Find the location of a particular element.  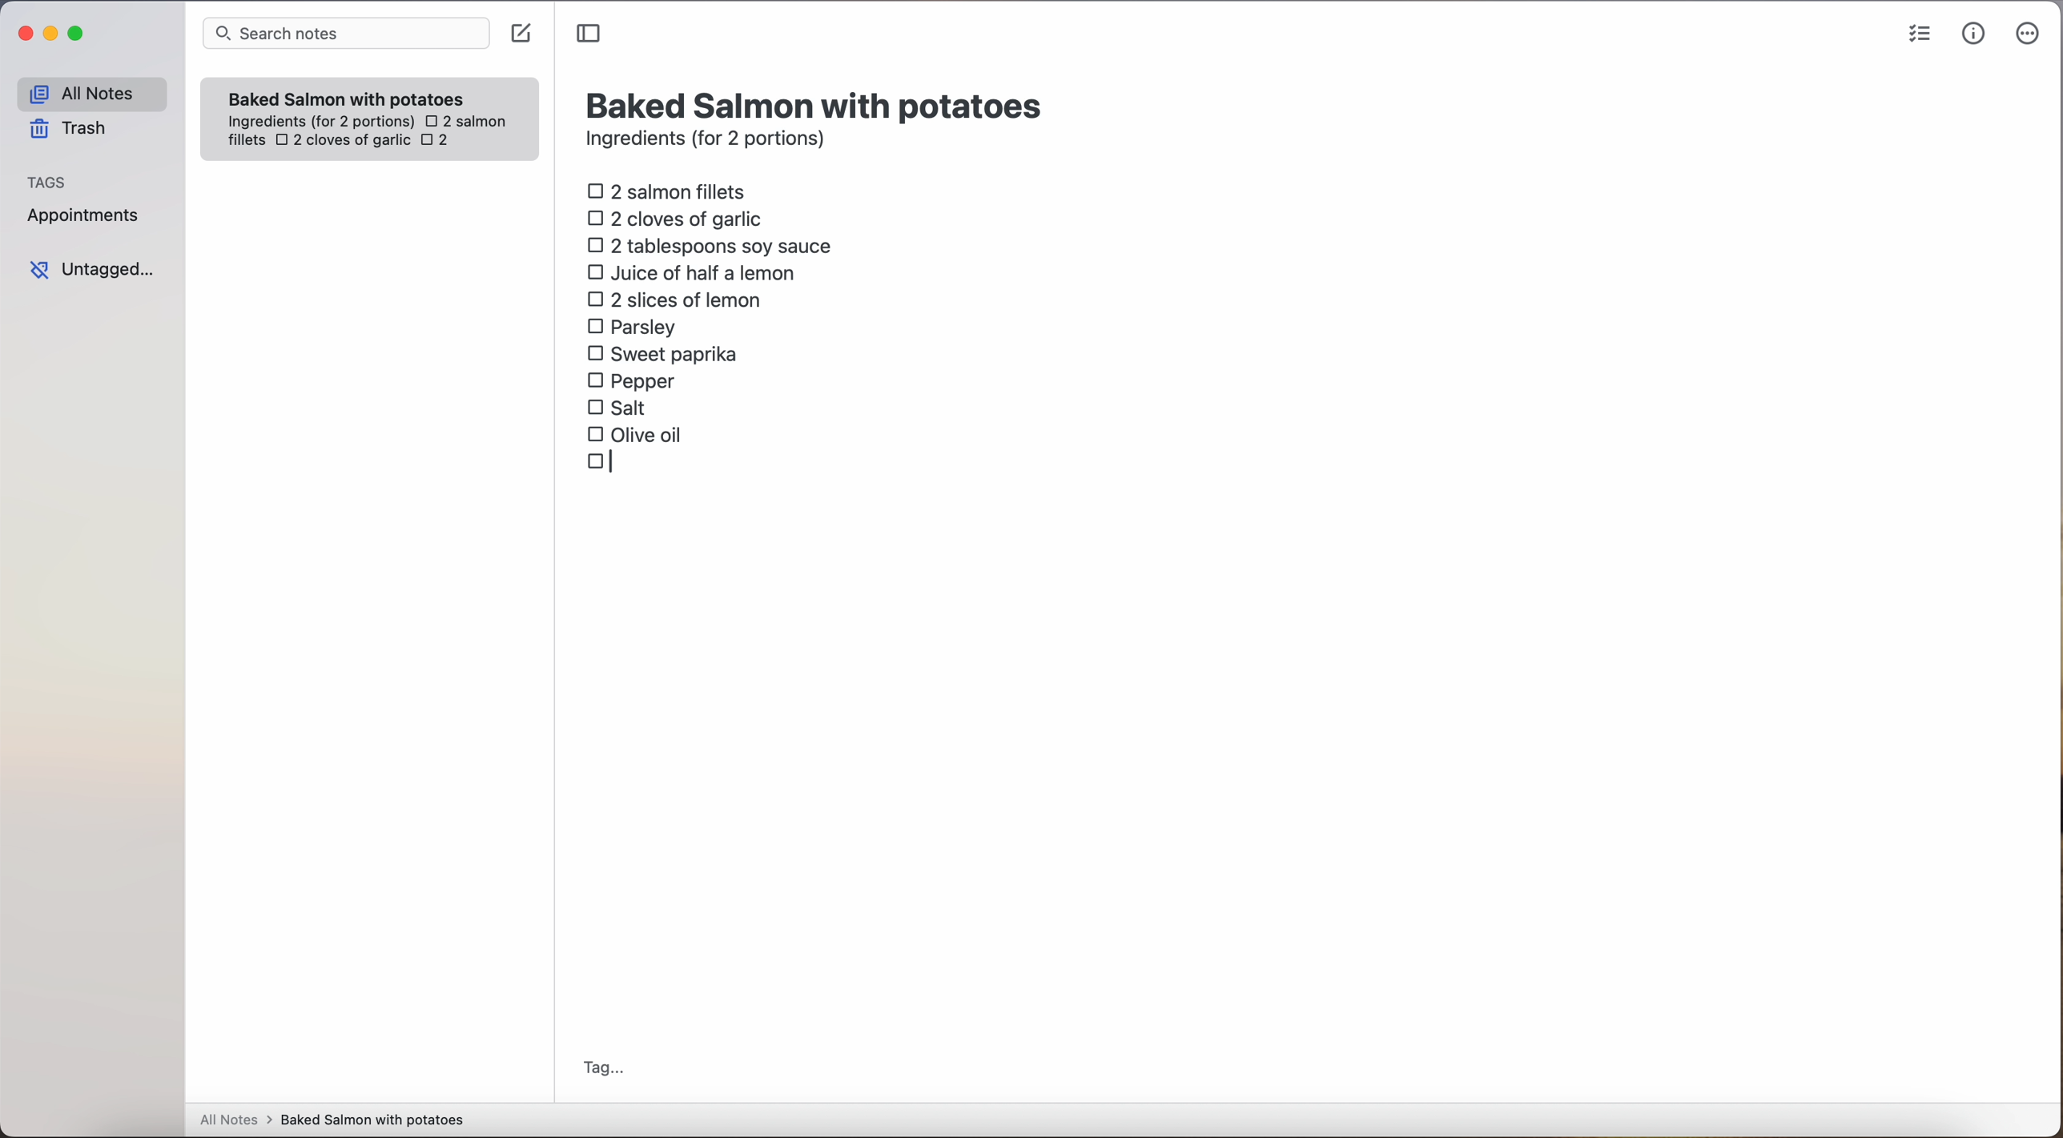

trash is located at coordinates (74, 129).